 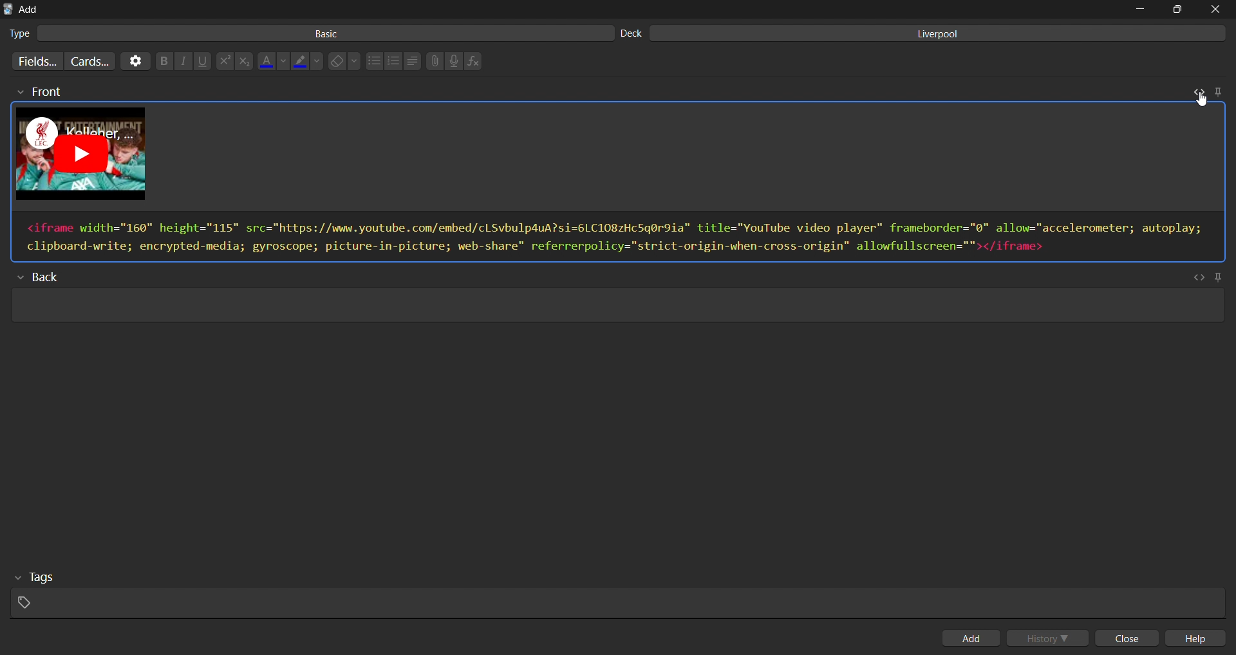 What do you see at coordinates (308, 33) in the screenshot?
I see `basic card type ` at bounding box center [308, 33].